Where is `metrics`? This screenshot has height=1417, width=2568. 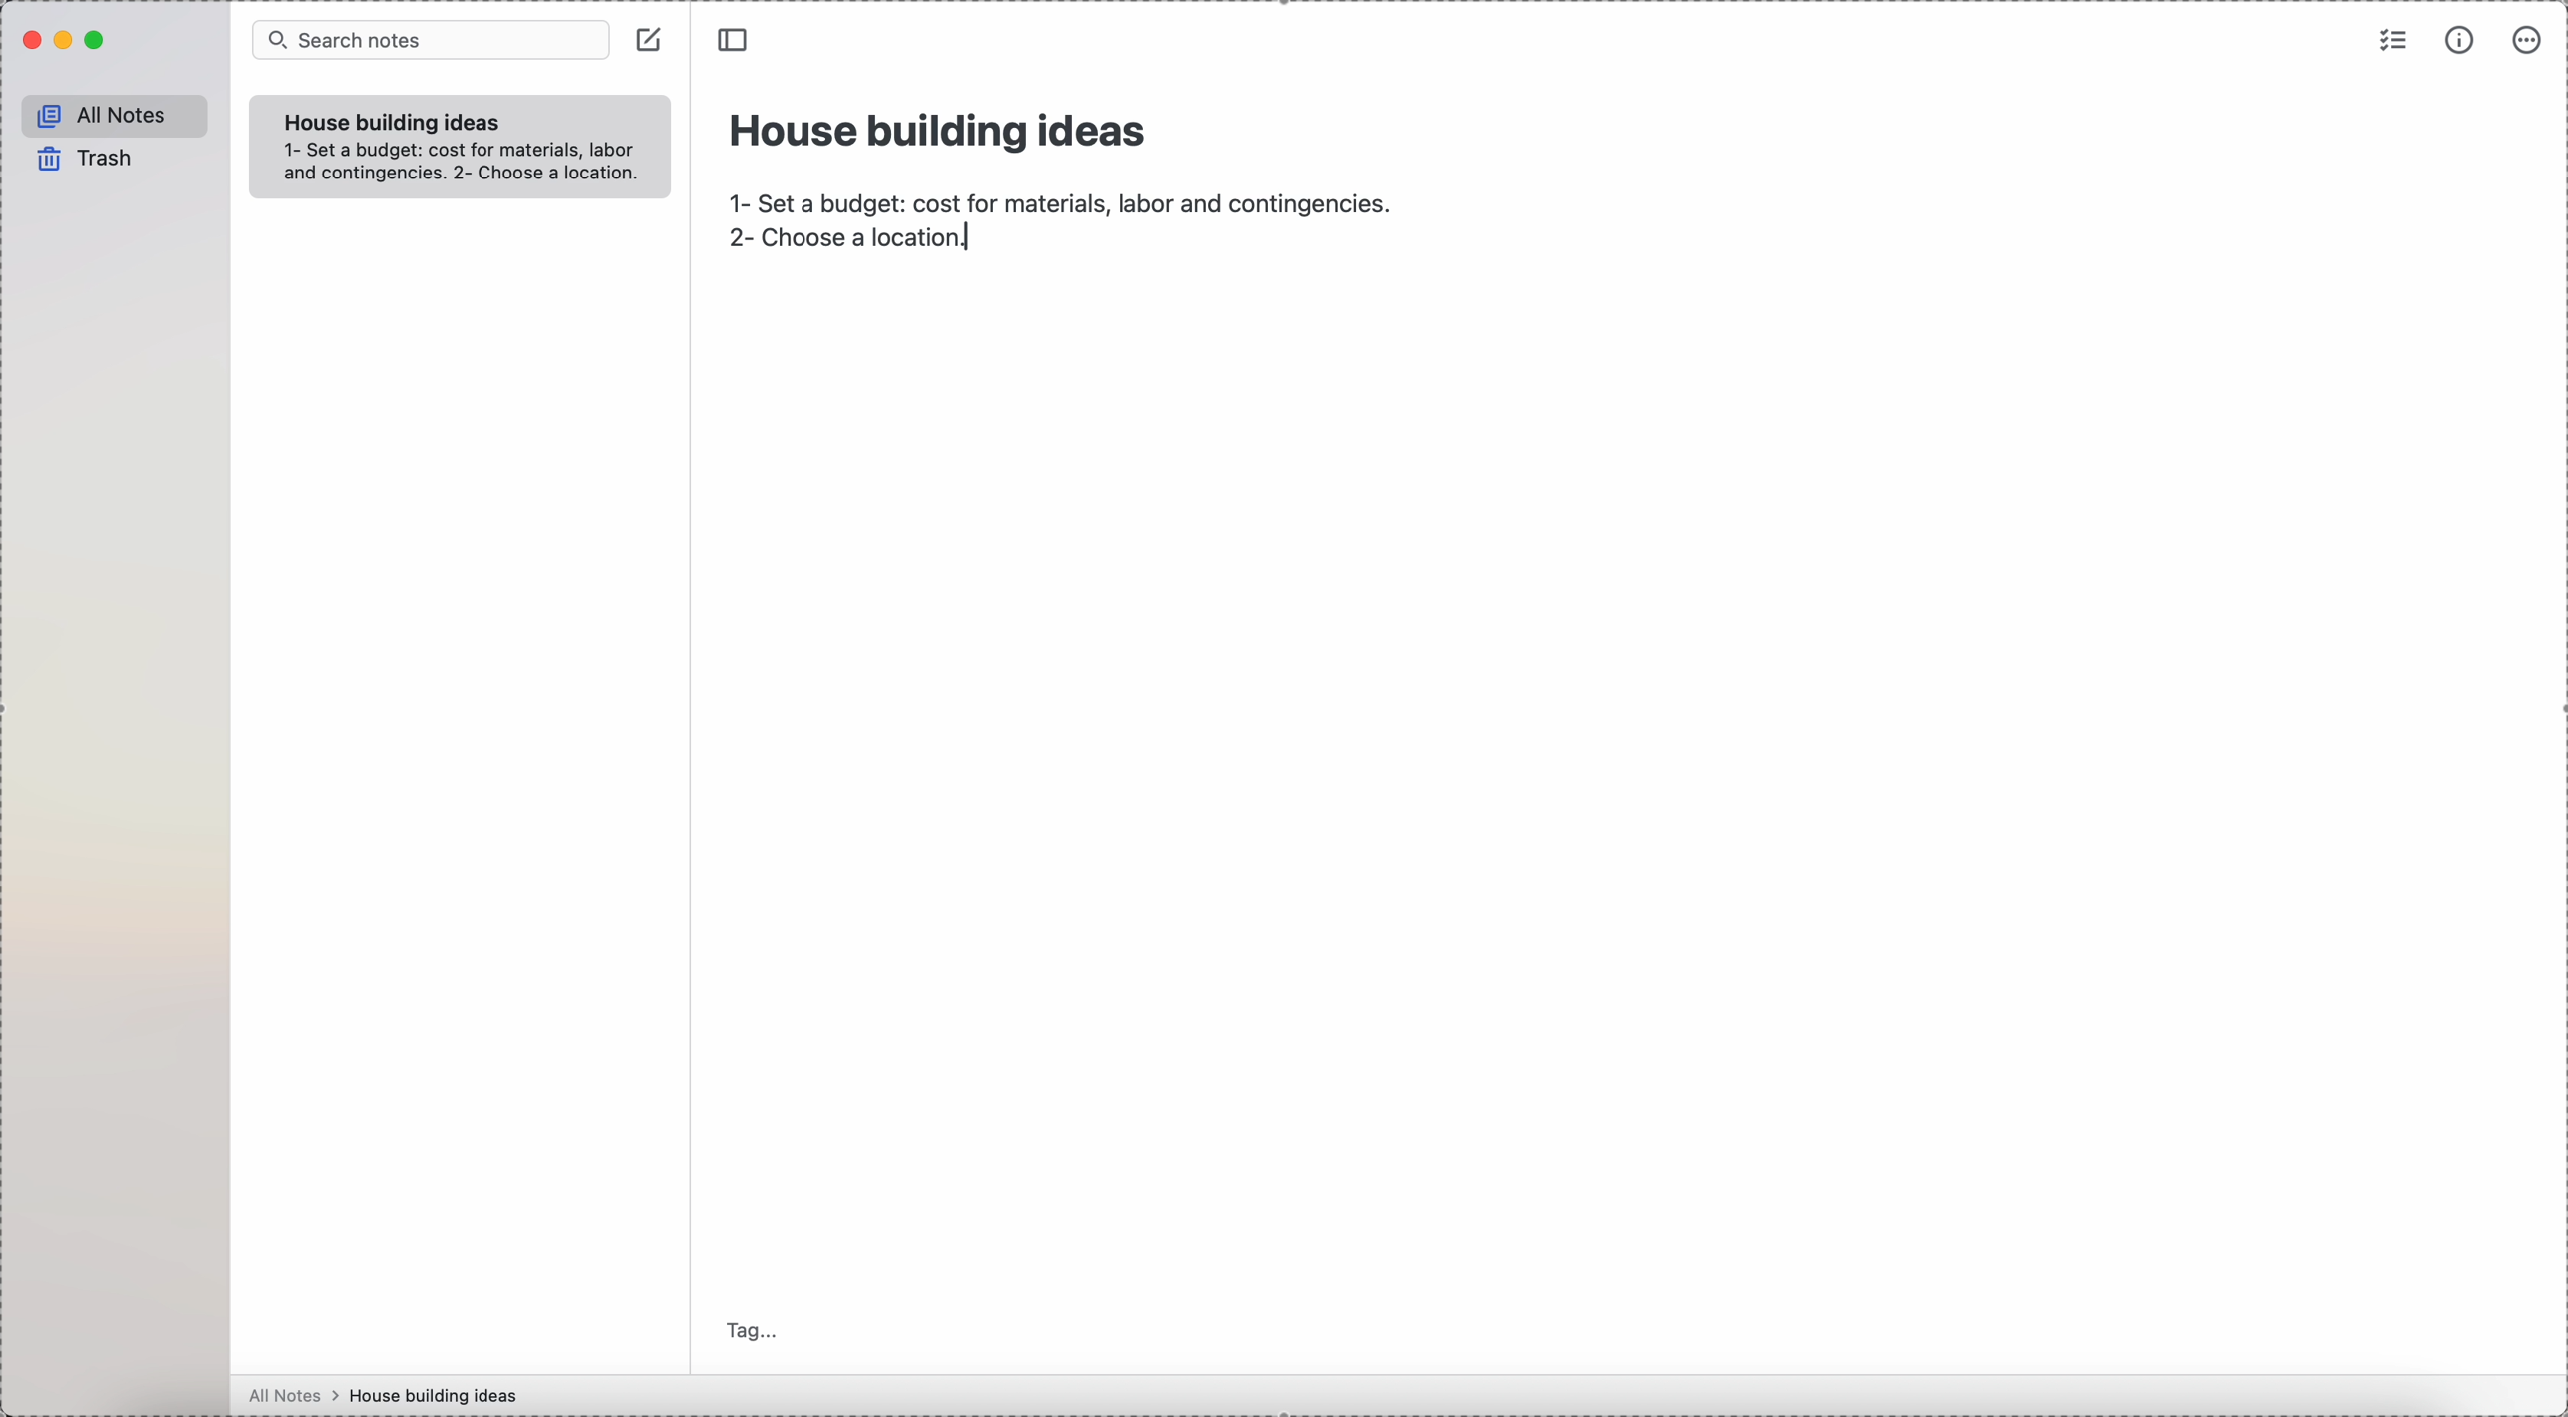
metrics is located at coordinates (2459, 43).